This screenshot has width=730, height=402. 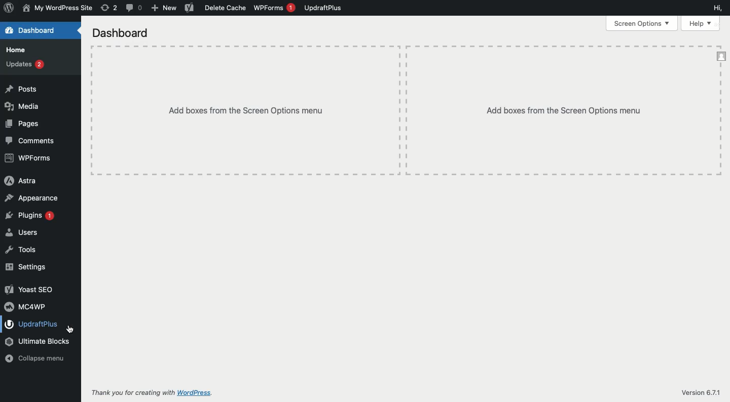 I want to click on Updates , so click(x=24, y=63).